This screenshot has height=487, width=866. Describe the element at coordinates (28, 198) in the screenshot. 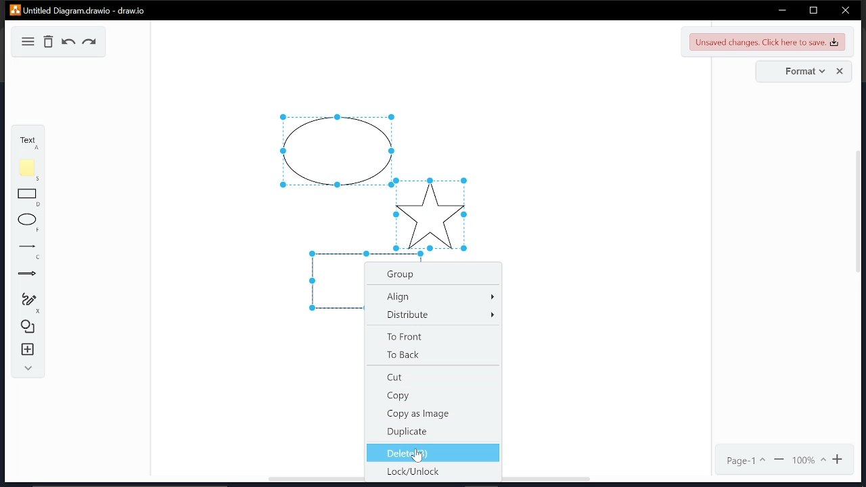

I see `rectangle` at that location.